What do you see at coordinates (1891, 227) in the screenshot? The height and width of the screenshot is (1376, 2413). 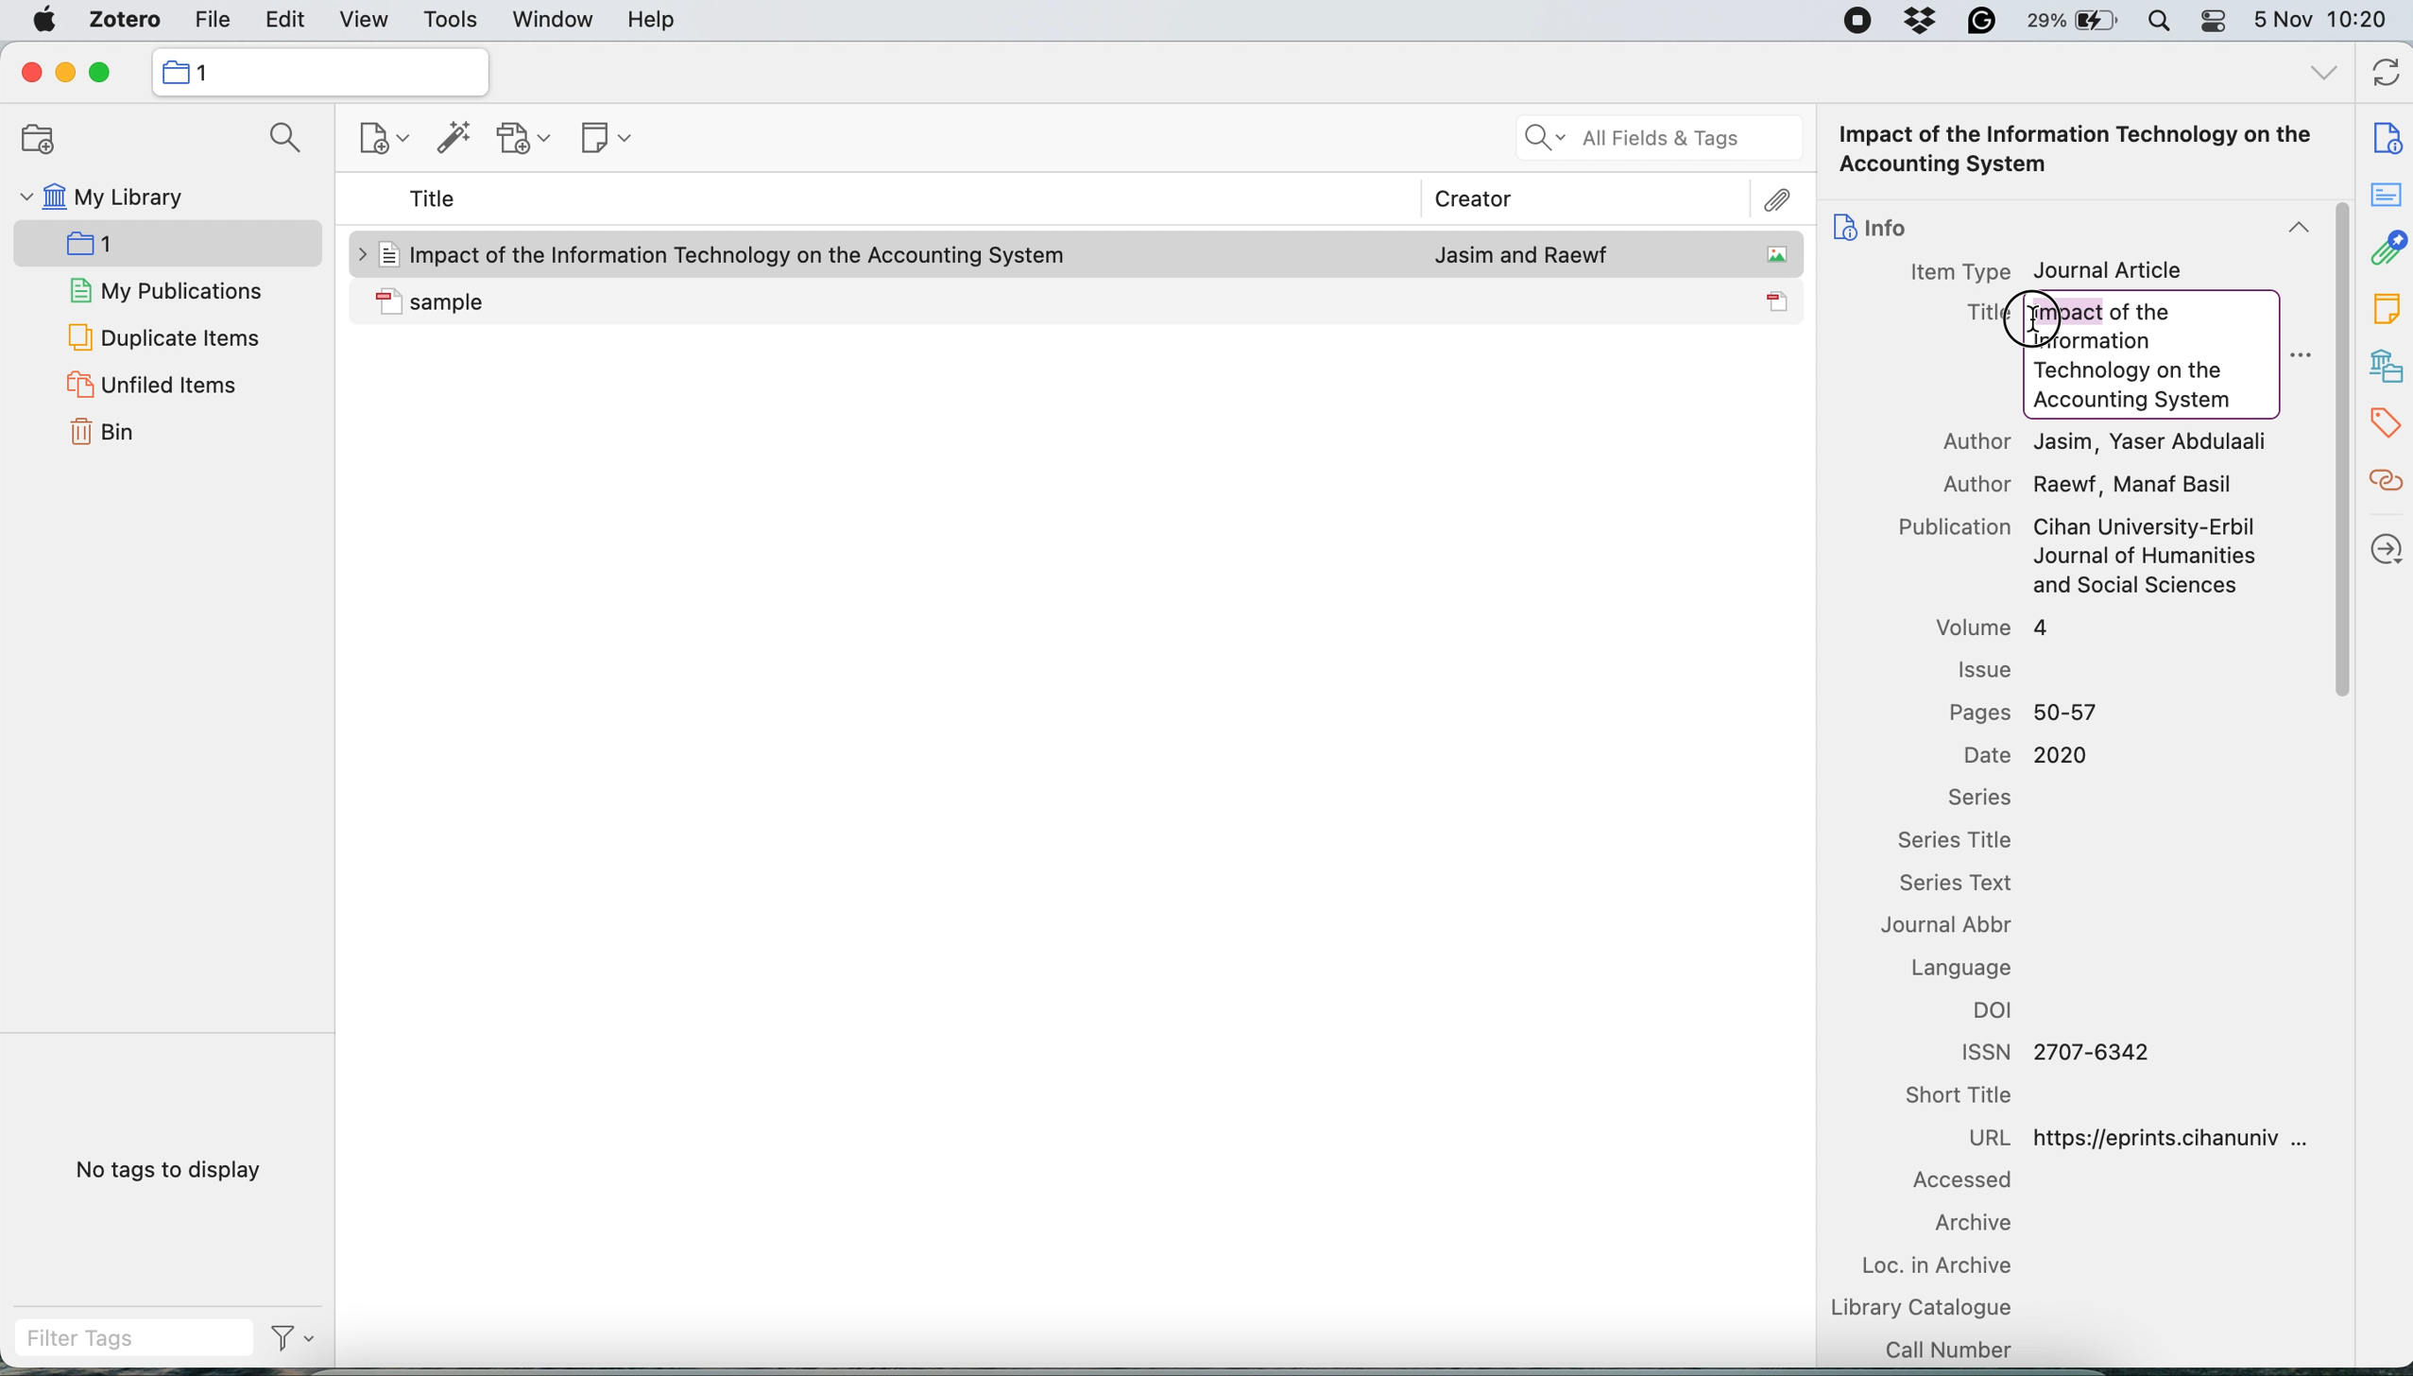 I see `info` at bounding box center [1891, 227].